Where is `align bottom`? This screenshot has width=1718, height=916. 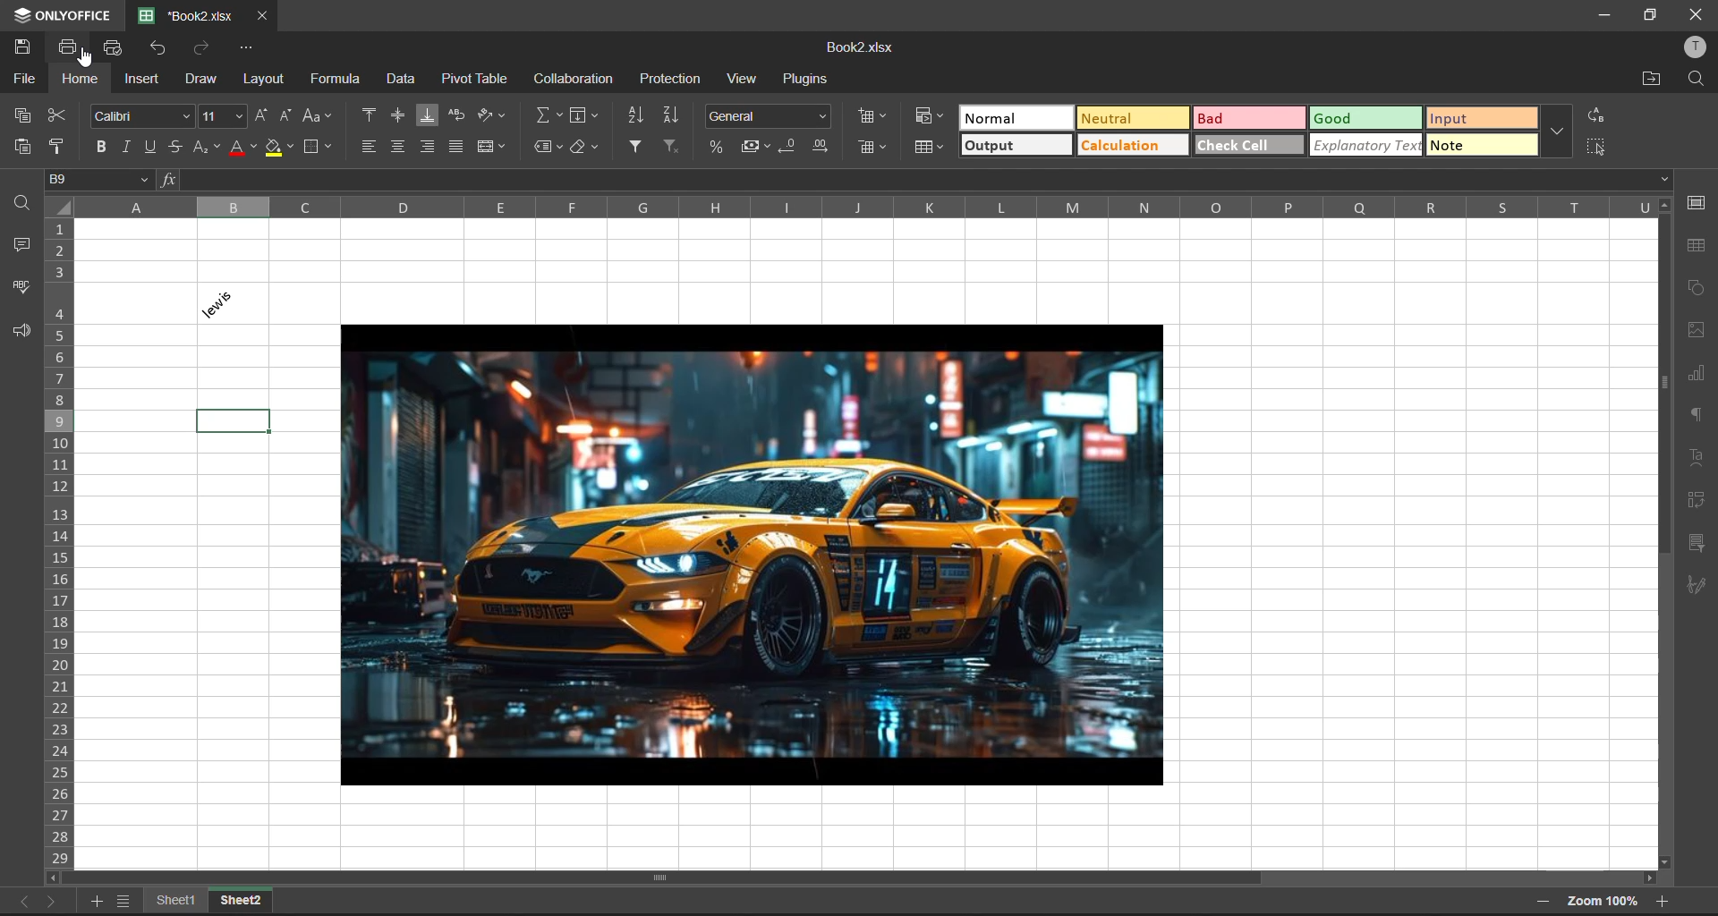 align bottom is located at coordinates (425, 114).